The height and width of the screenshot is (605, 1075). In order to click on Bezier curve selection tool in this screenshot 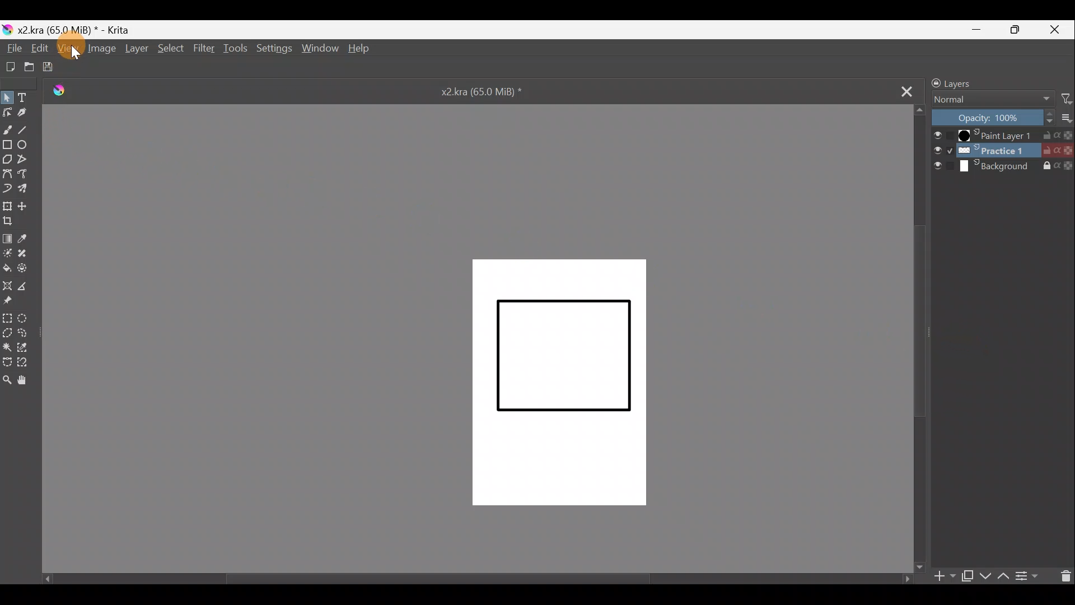, I will do `click(10, 362)`.